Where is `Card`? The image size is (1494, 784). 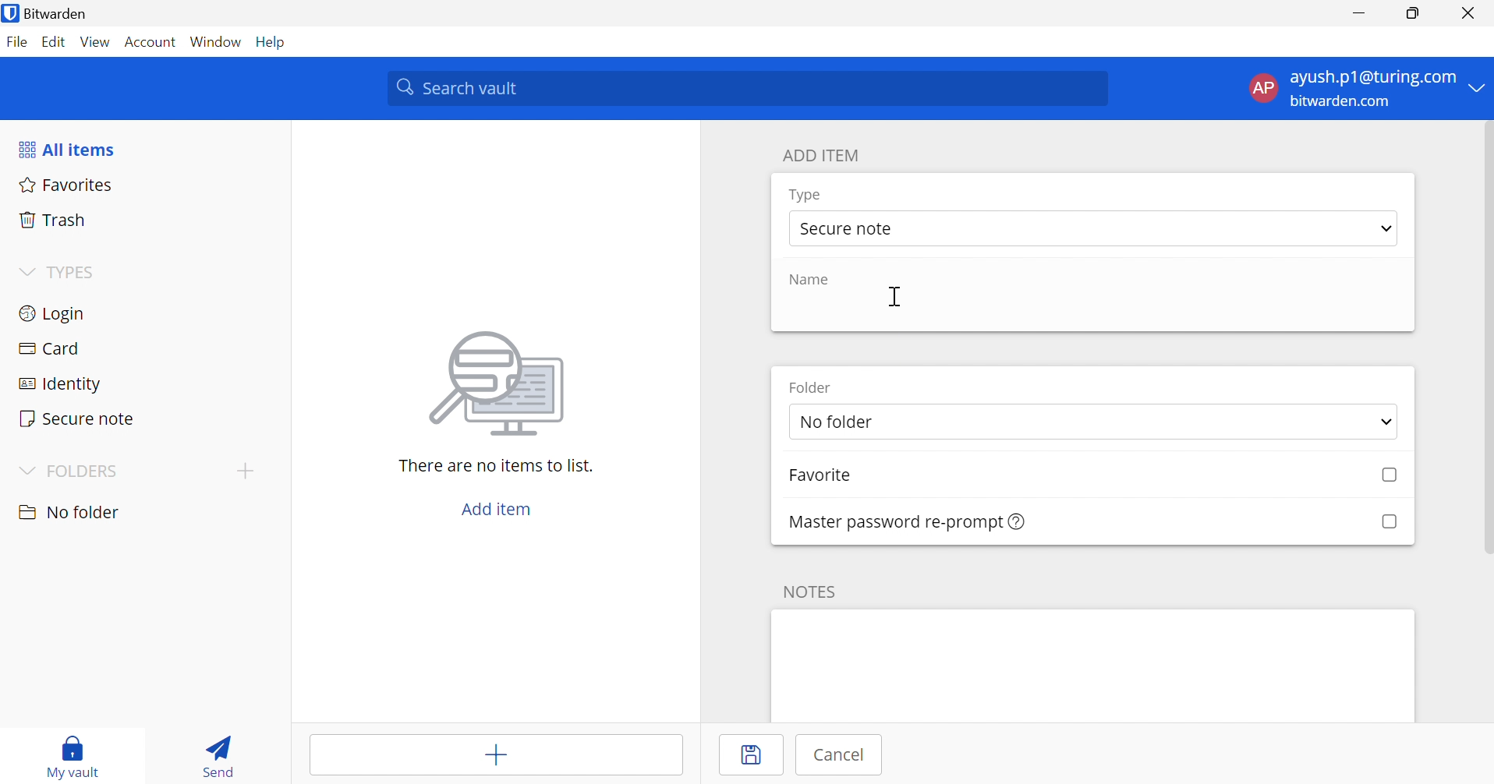
Card is located at coordinates (54, 348).